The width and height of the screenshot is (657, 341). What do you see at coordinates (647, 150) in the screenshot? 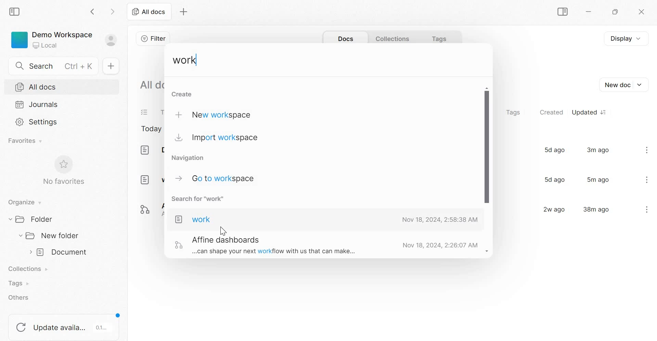
I see `kebab menu` at bounding box center [647, 150].